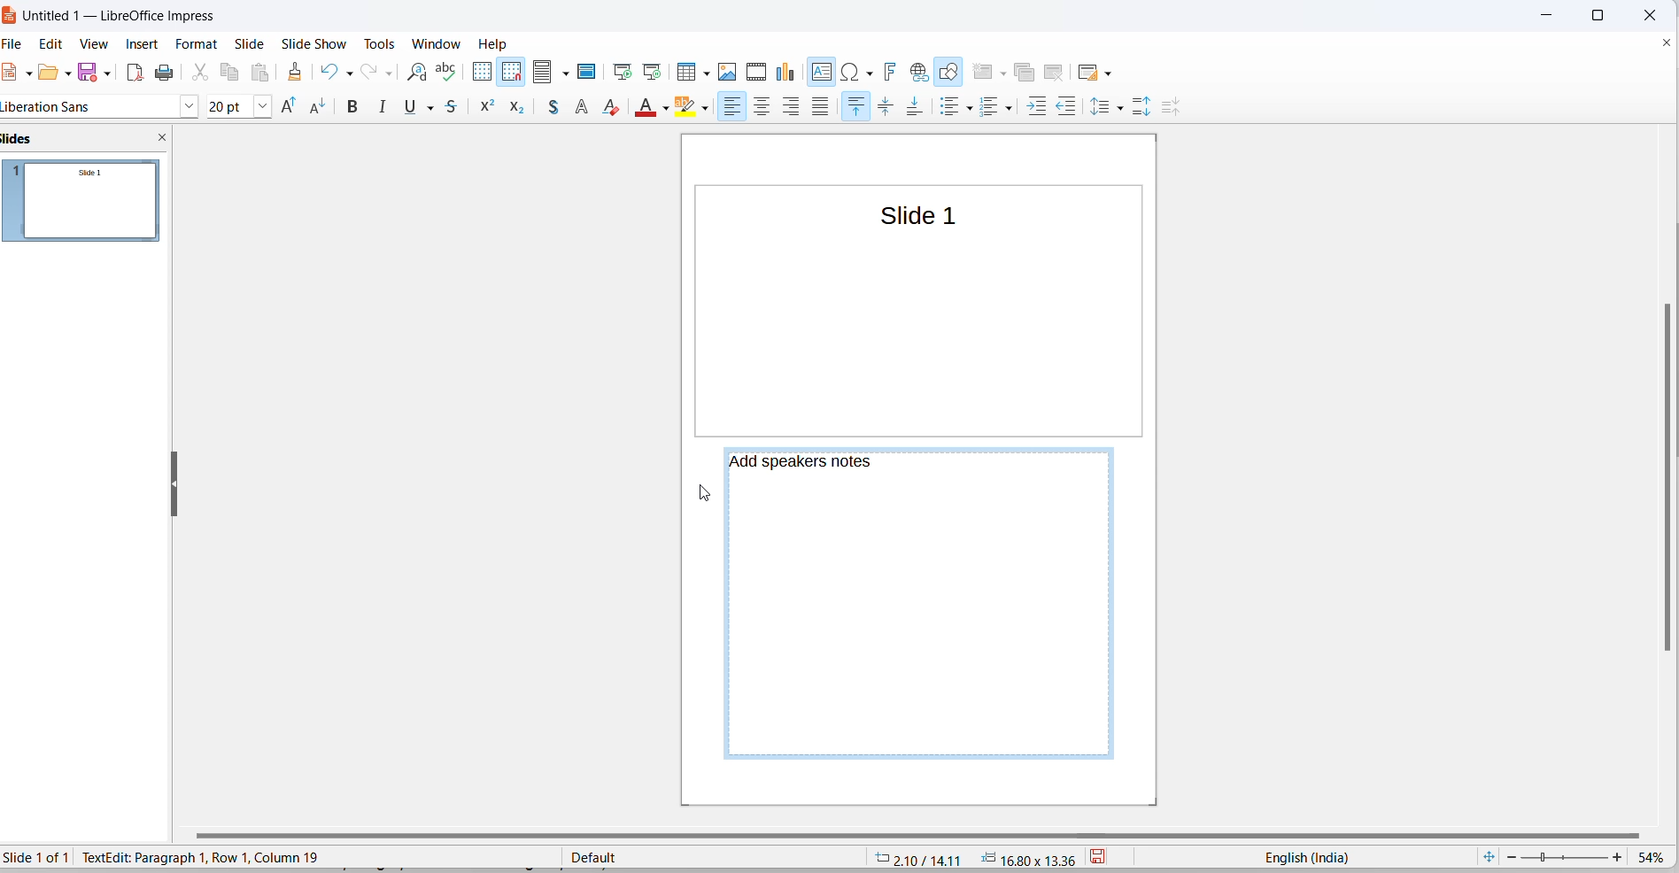 This screenshot has height=873, width=1679. What do you see at coordinates (1490, 856) in the screenshot?
I see `fit current slide to windows` at bounding box center [1490, 856].